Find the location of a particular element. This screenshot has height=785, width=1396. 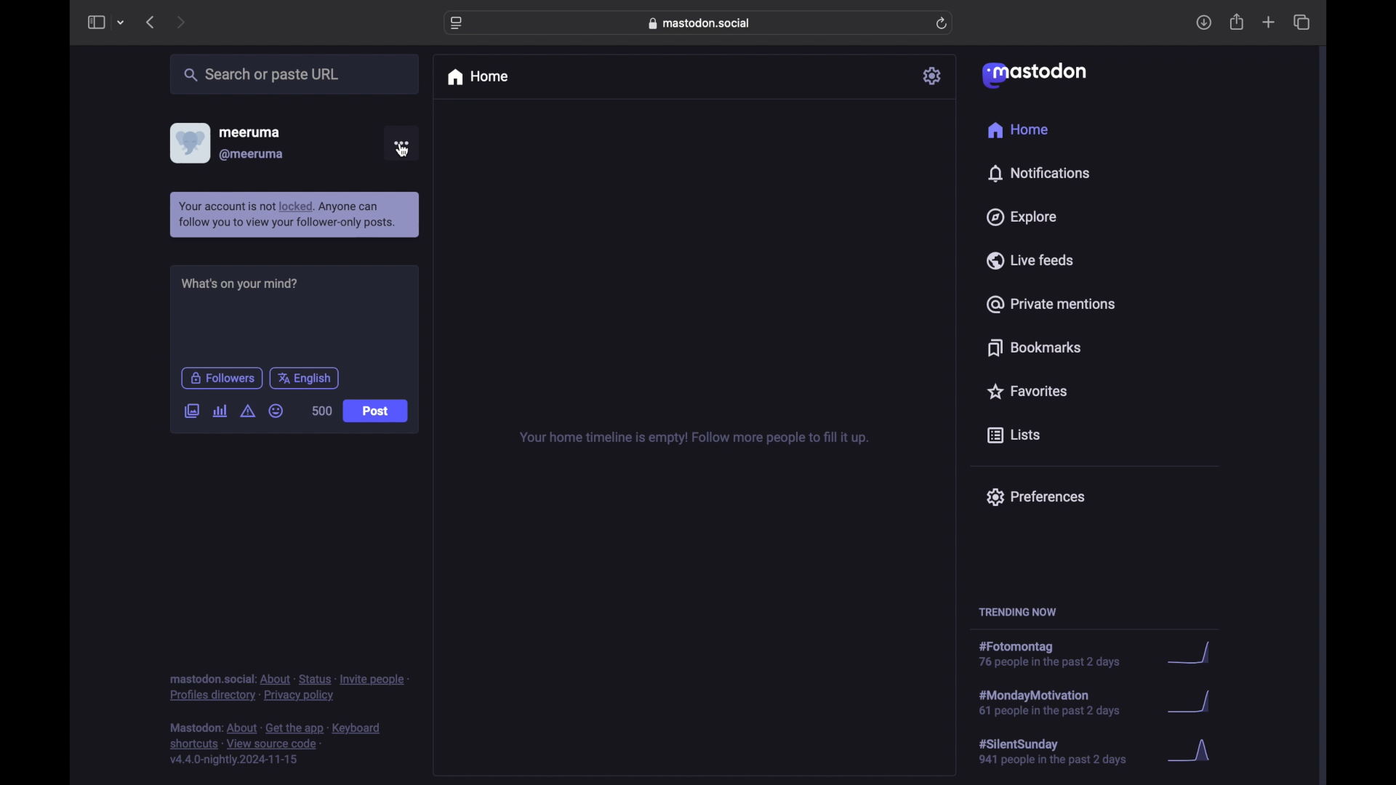

notifications is located at coordinates (1041, 173).